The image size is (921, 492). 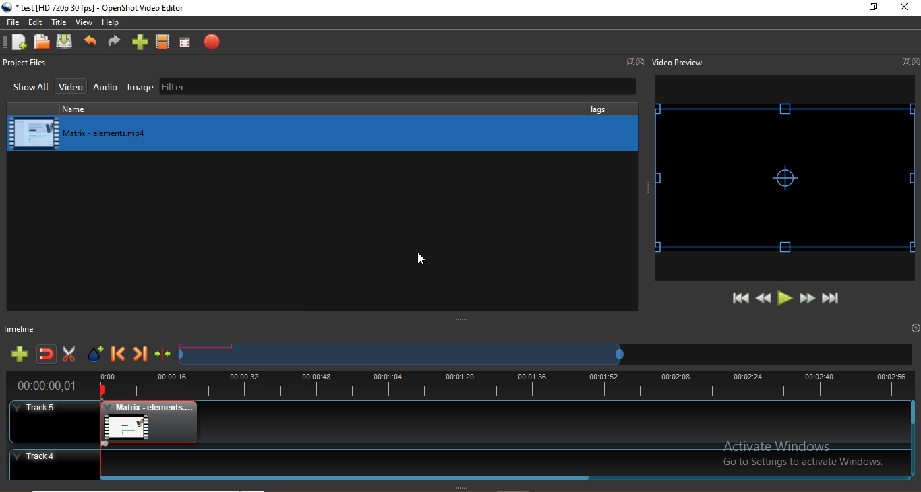 I want to click on Project files, so click(x=28, y=63).